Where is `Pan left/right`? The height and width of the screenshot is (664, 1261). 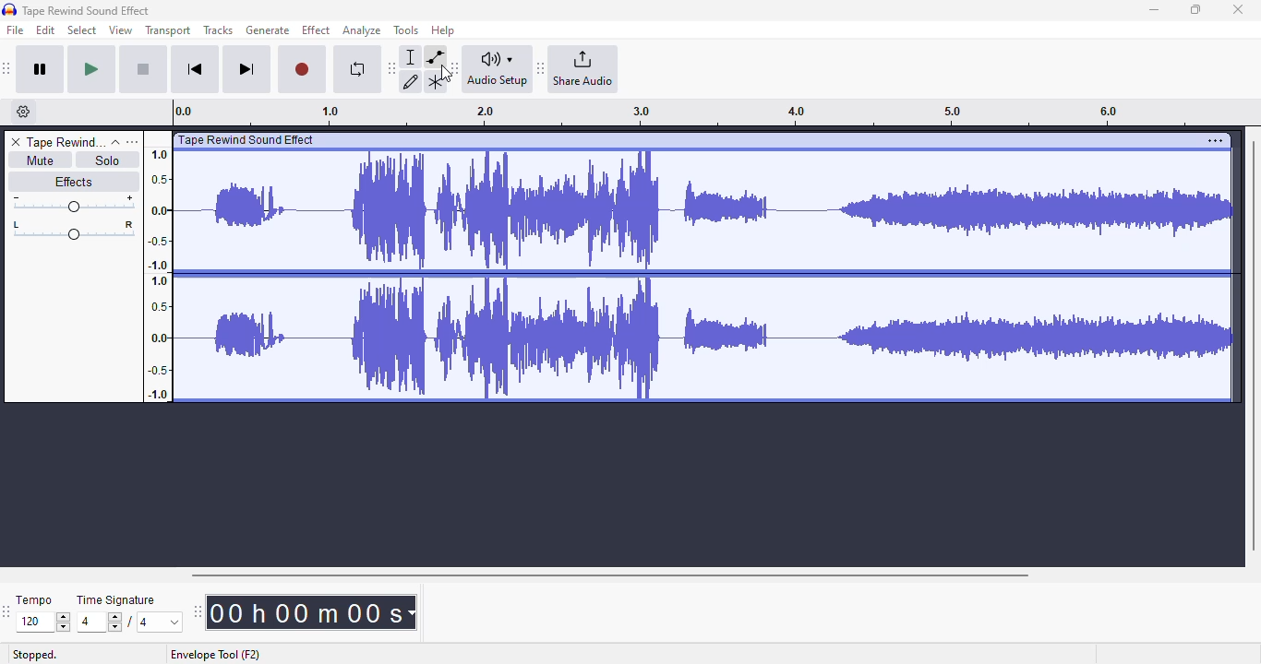 Pan left/right is located at coordinates (74, 231).